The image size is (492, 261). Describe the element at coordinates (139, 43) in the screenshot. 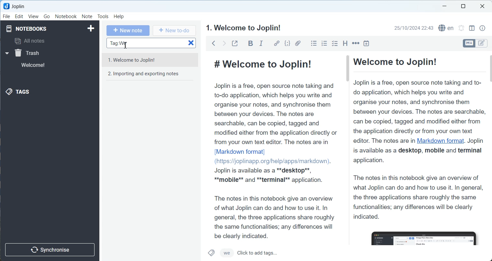

I see `Applied Filter for Tag :WE` at that location.